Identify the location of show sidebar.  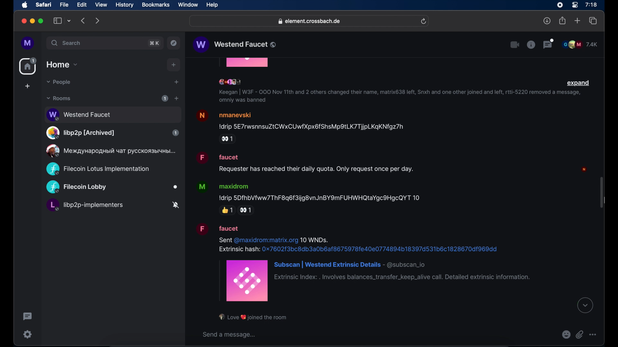
(58, 21).